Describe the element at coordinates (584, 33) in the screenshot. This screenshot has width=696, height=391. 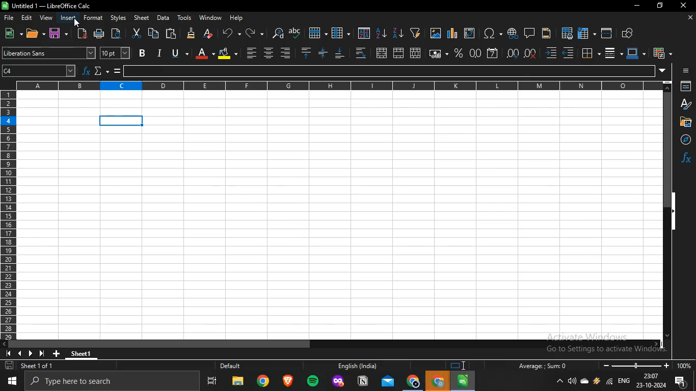
I see `freeze rows and columns` at that location.